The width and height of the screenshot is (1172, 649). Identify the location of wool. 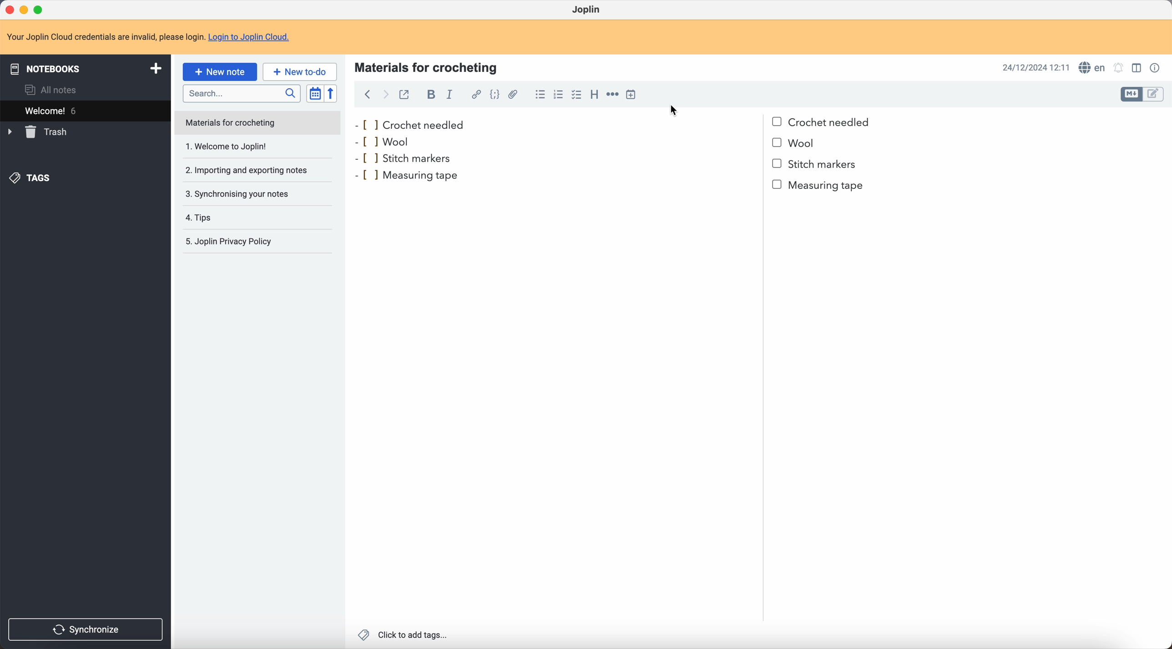
(396, 141).